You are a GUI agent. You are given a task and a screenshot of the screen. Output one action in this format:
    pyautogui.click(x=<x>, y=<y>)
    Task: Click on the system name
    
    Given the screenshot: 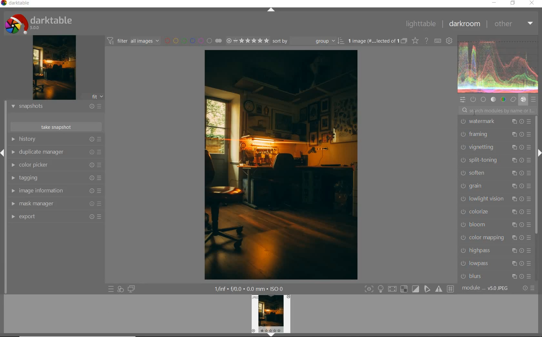 What is the action you would take?
    pyautogui.click(x=17, y=4)
    